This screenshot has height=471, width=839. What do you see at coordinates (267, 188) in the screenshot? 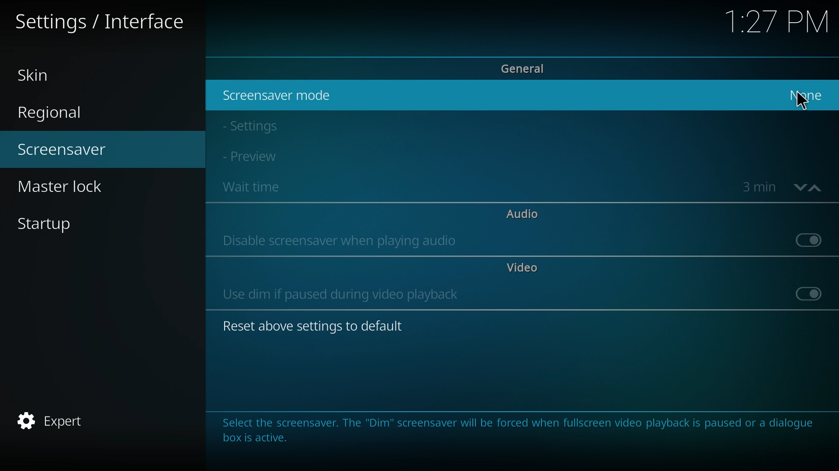
I see `wait time` at bounding box center [267, 188].